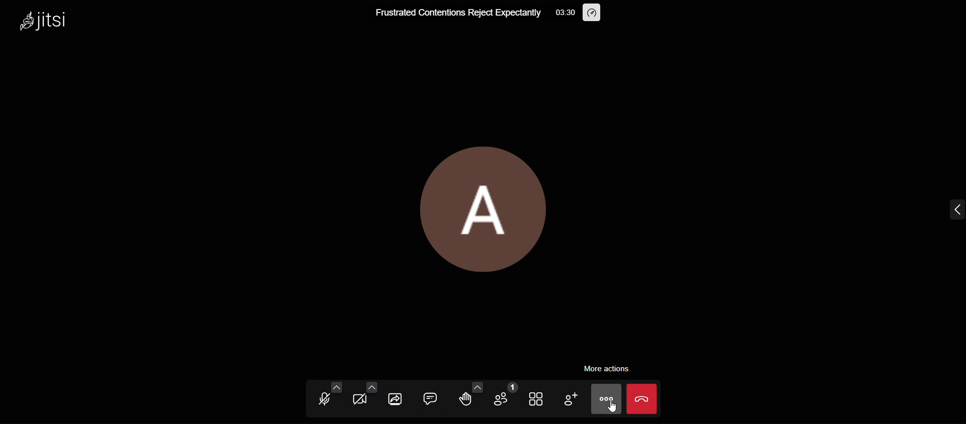 The height and width of the screenshot is (424, 966). Describe the element at coordinates (465, 400) in the screenshot. I see `raise your hand` at that location.